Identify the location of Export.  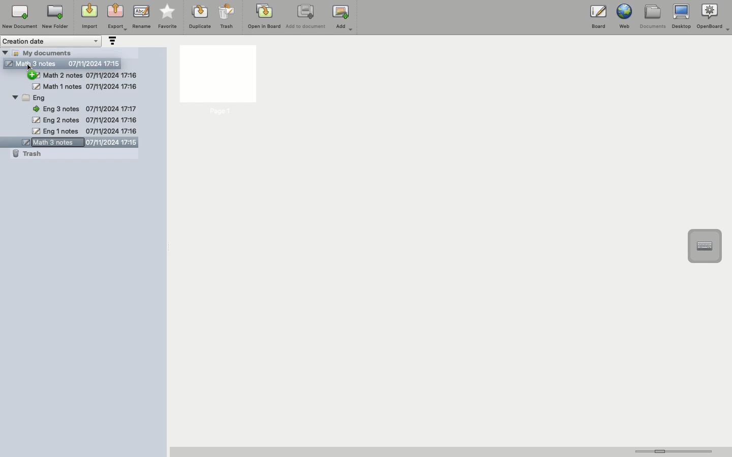
(117, 18).